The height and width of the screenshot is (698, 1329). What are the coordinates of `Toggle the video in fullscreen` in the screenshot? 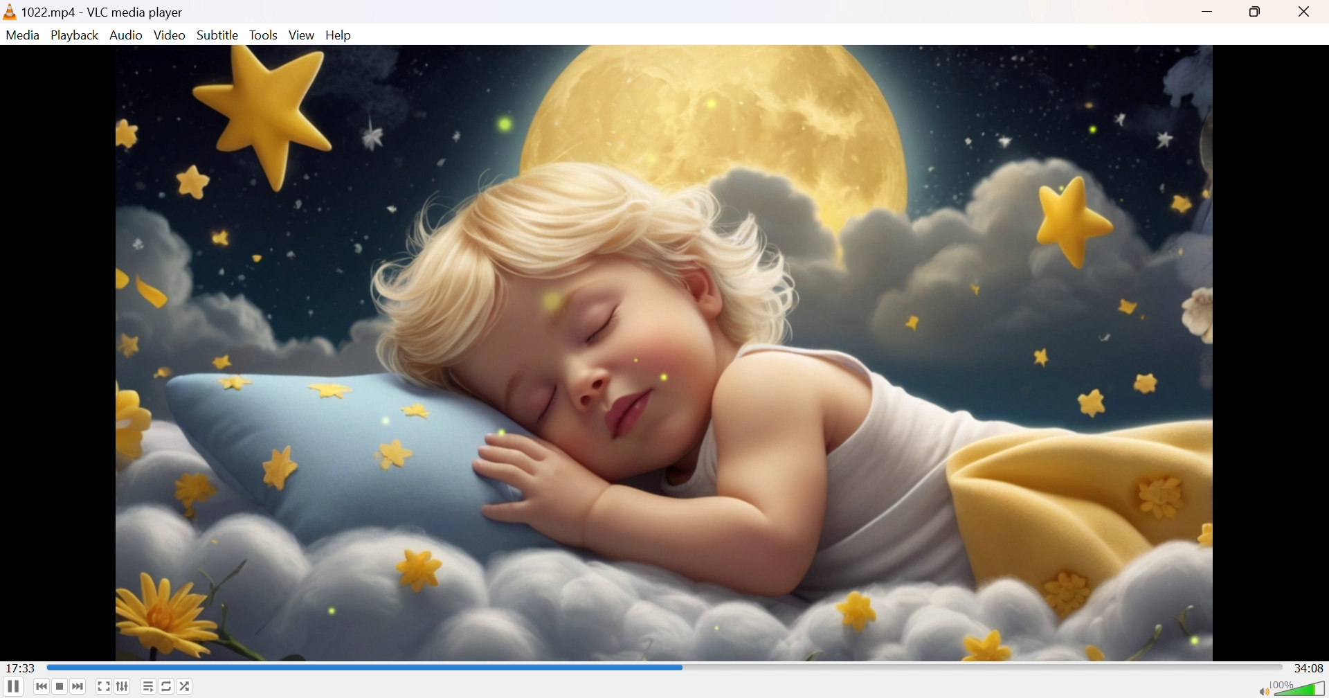 It's located at (104, 687).